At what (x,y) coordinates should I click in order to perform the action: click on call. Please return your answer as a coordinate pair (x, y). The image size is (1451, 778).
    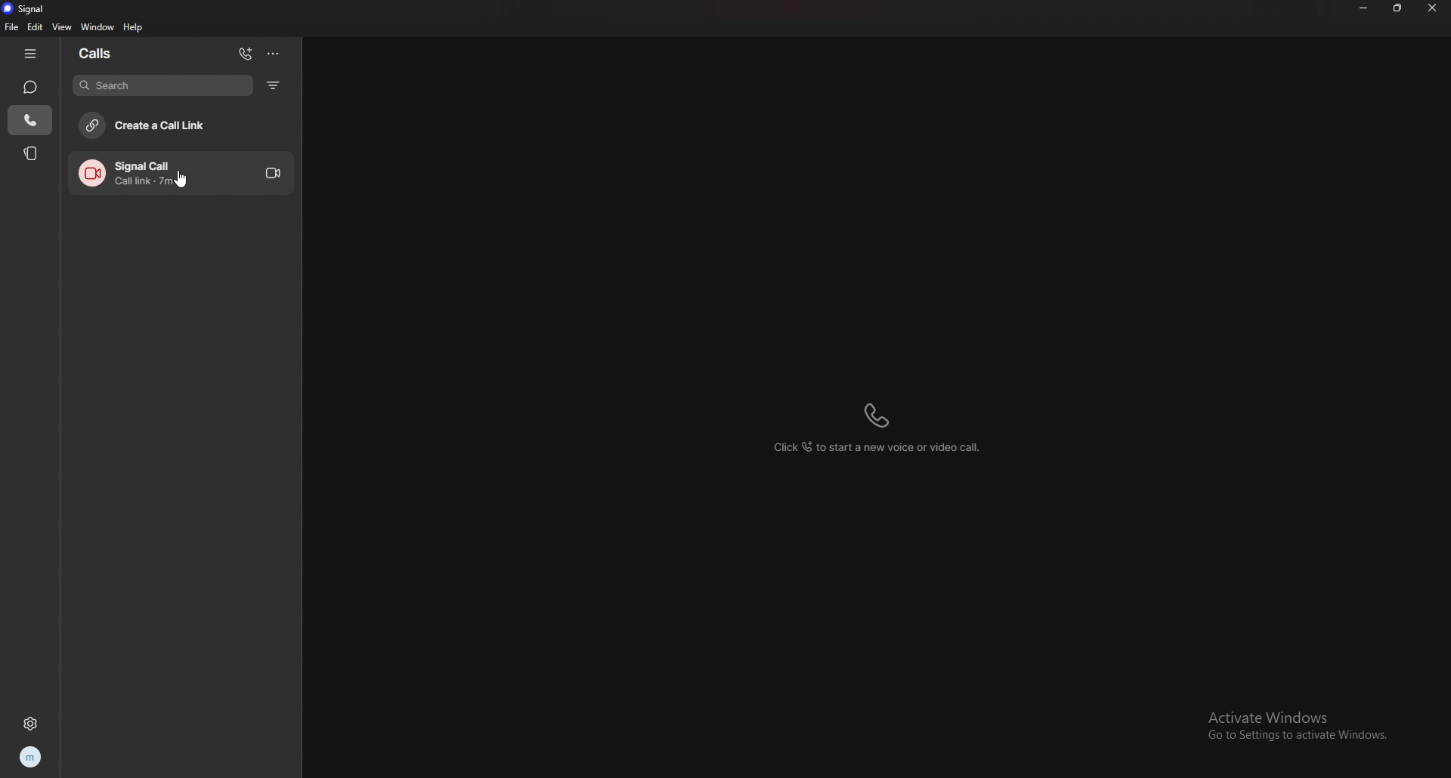
    Looking at the image, I should click on (180, 173).